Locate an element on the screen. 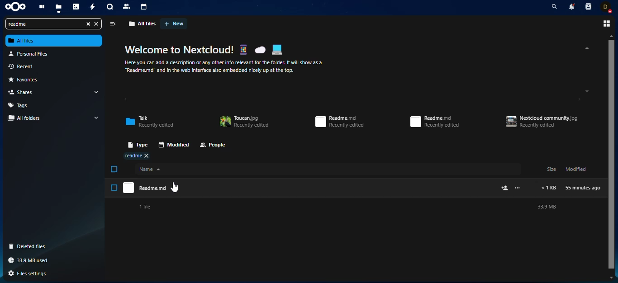 This screenshot has height=283, width=618. Cloud emoji is located at coordinates (260, 50).